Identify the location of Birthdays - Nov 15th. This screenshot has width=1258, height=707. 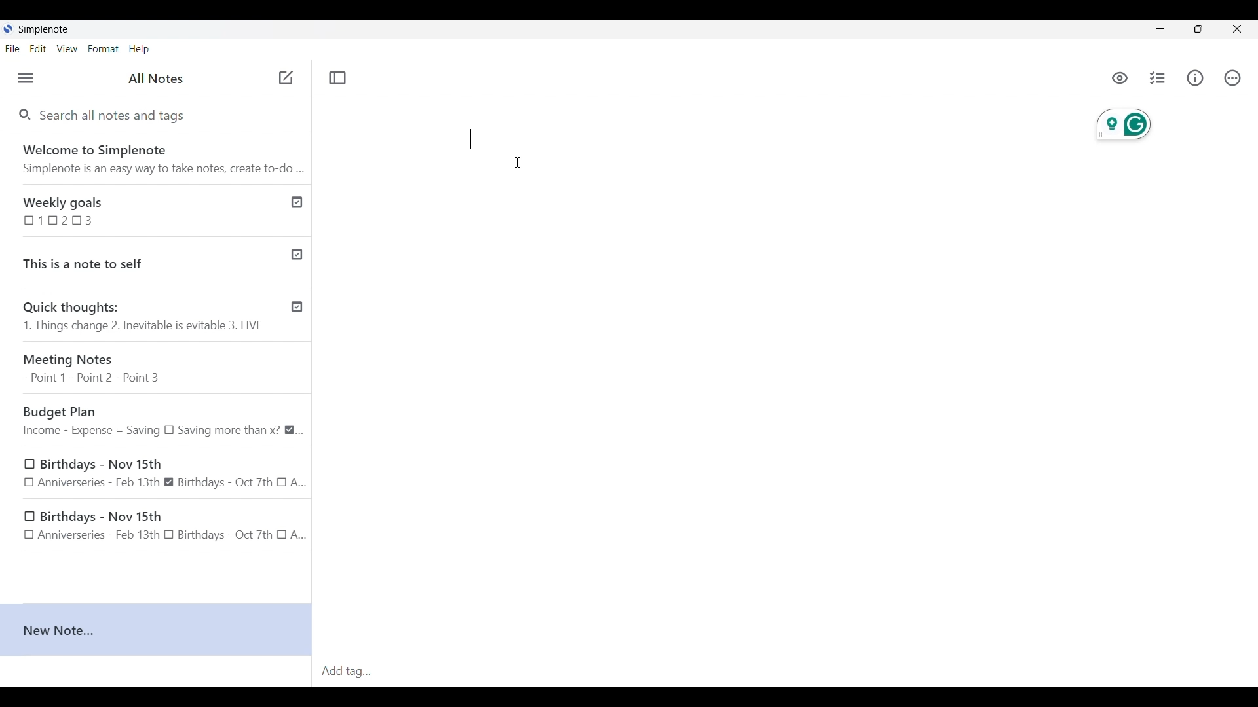
(159, 526).